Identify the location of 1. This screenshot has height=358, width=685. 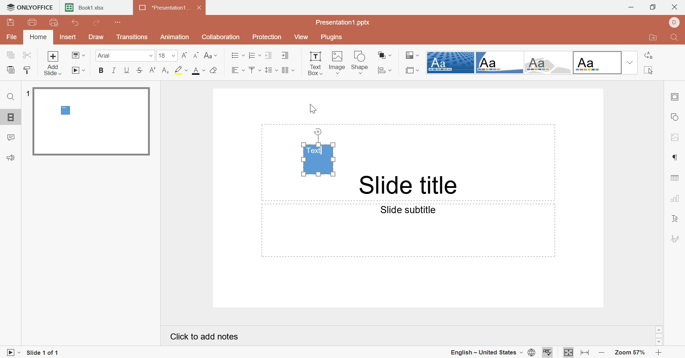
(27, 92).